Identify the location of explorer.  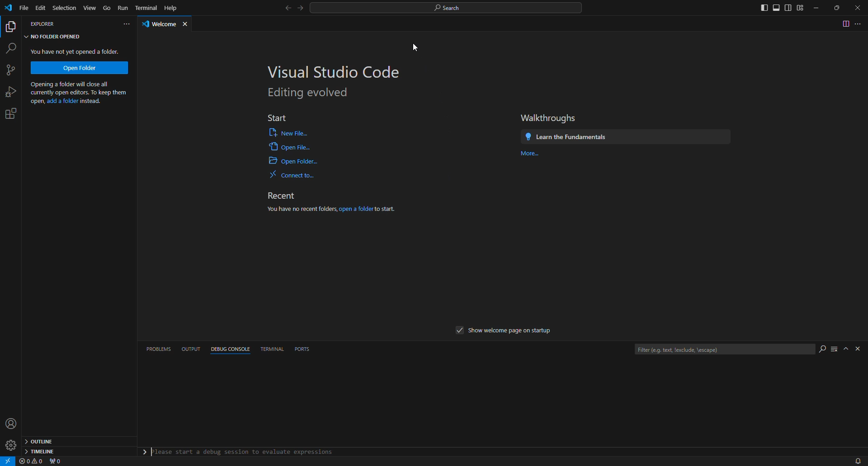
(50, 23).